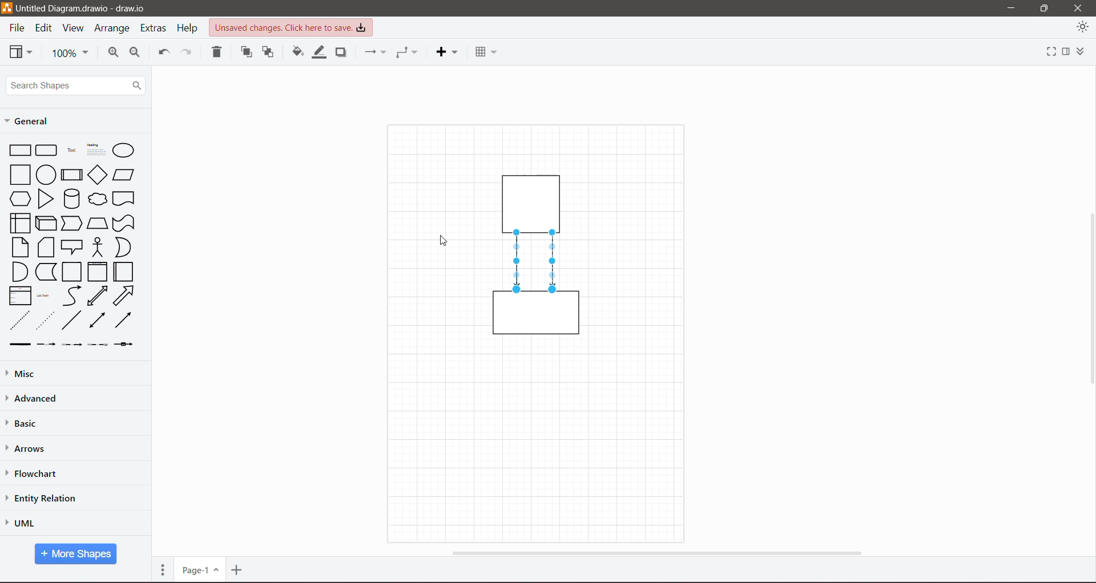 The width and height of the screenshot is (1096, 583). Describe the element at coordinates (72, 320) in the screenshot. I see `line` at that location.